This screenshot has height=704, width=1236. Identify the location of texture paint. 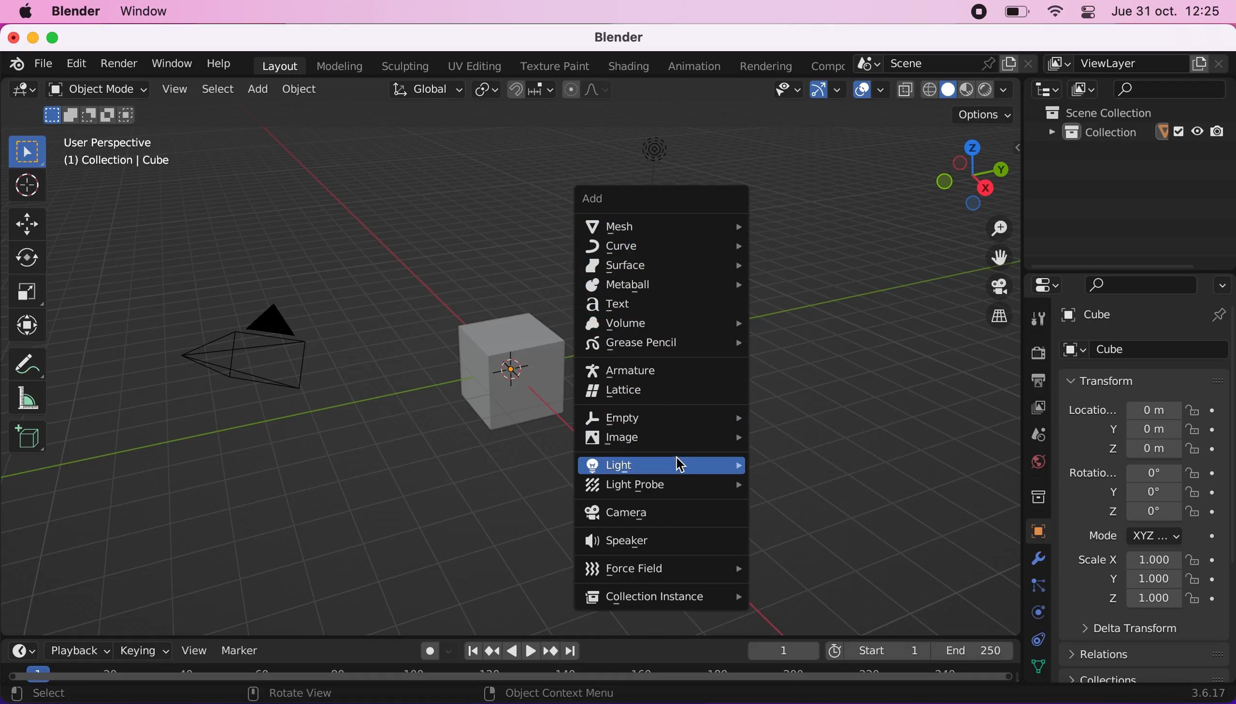
(551, 66).